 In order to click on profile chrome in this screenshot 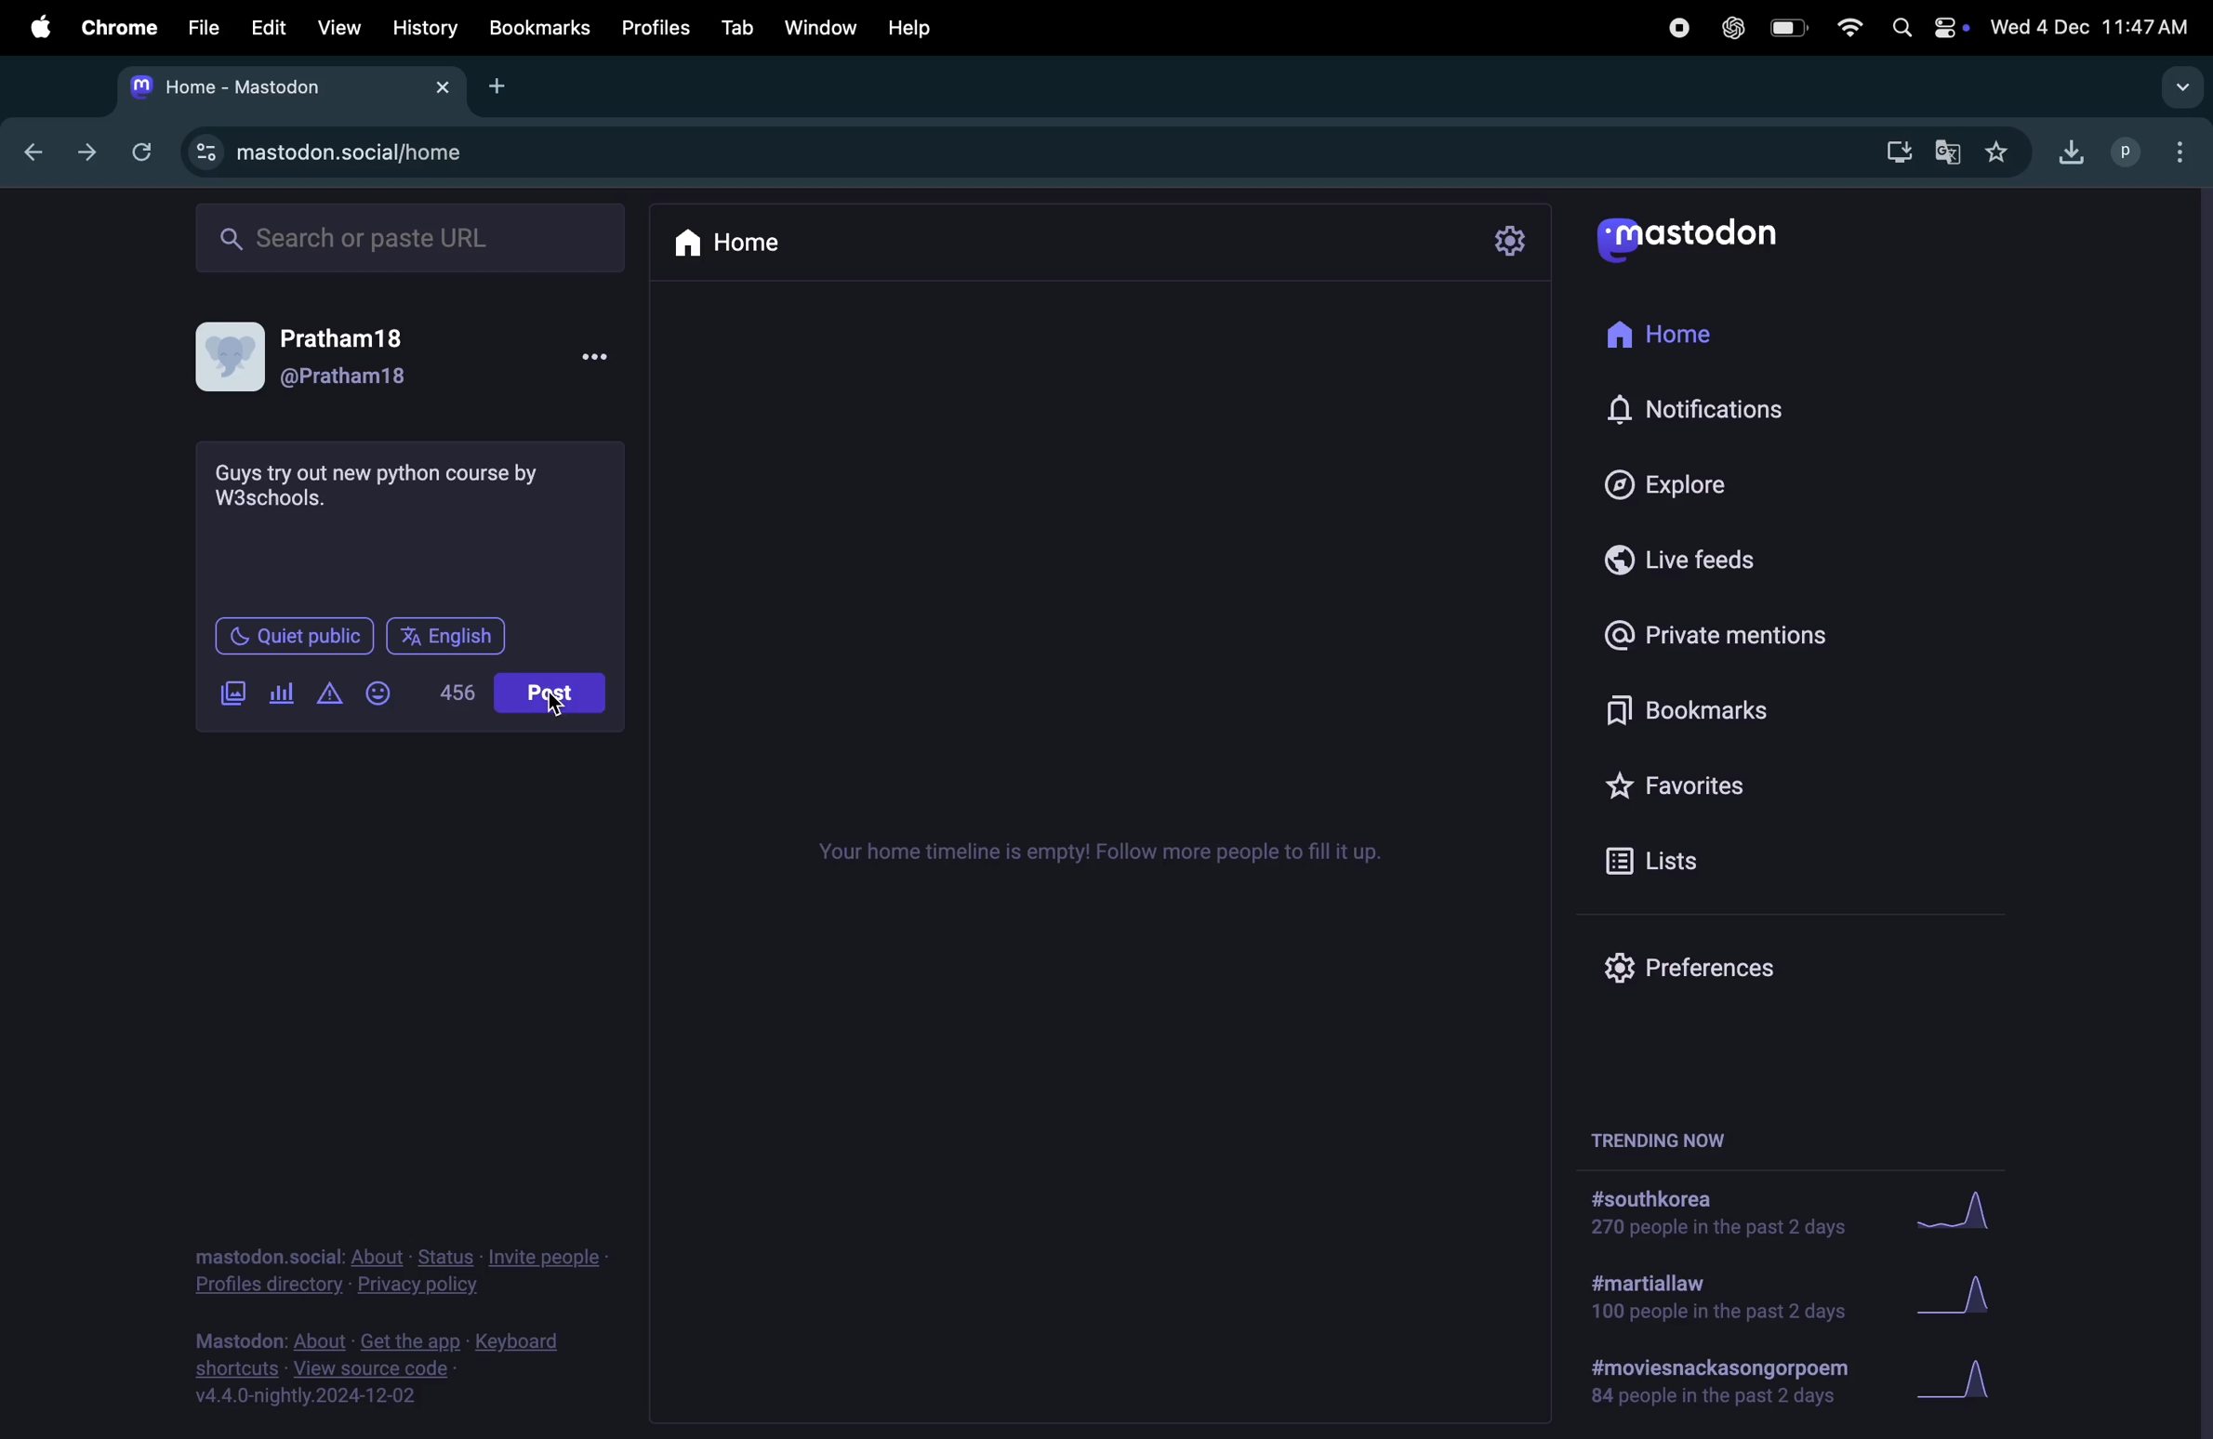, I will do `click(2157, 150)`.